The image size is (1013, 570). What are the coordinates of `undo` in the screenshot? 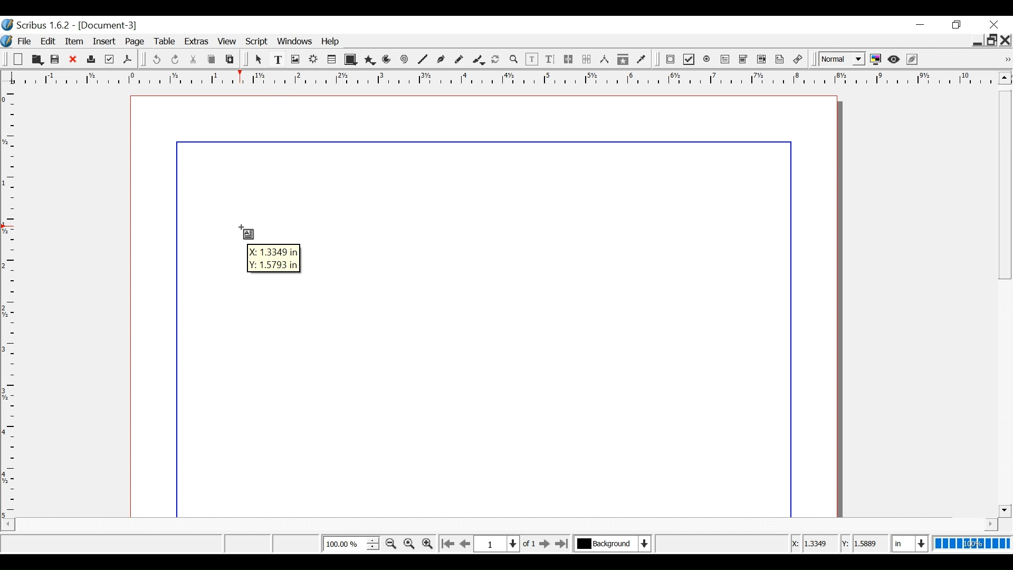 It's located at (156, 58).